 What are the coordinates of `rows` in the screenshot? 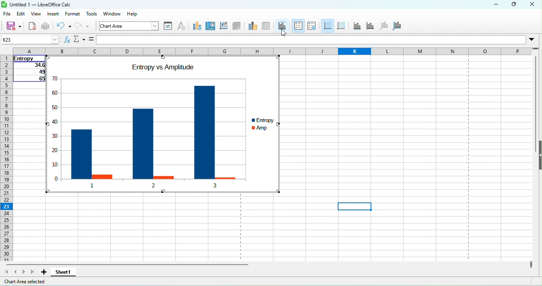 It's located at (6, 159).